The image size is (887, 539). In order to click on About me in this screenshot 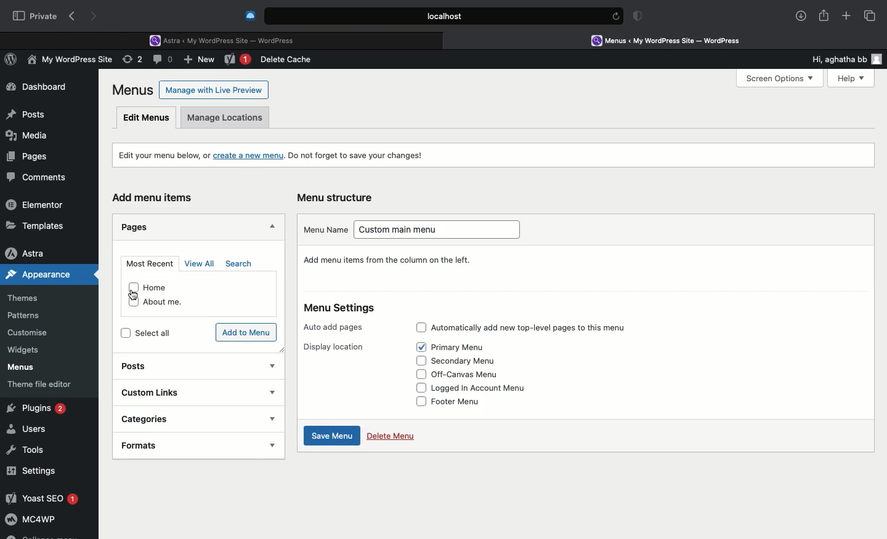, I will do `click(171, 305)`.